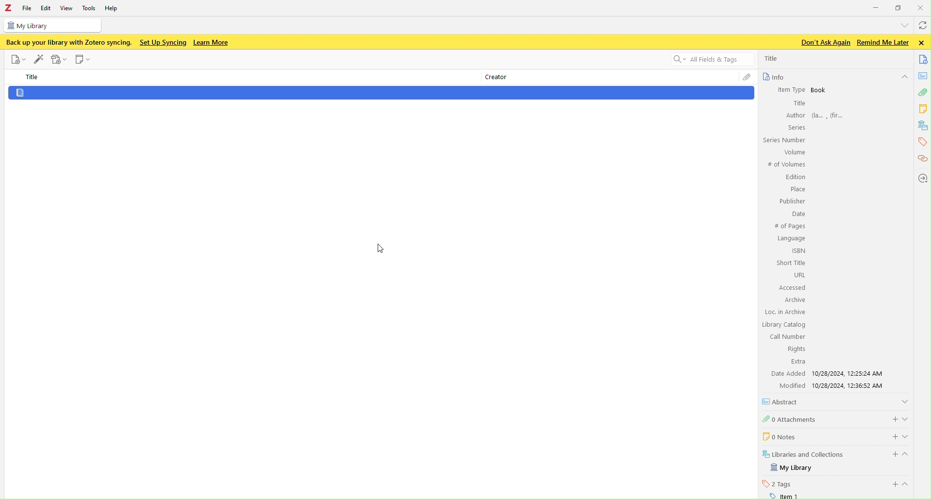  I want to click on Date, so click(798, 215).